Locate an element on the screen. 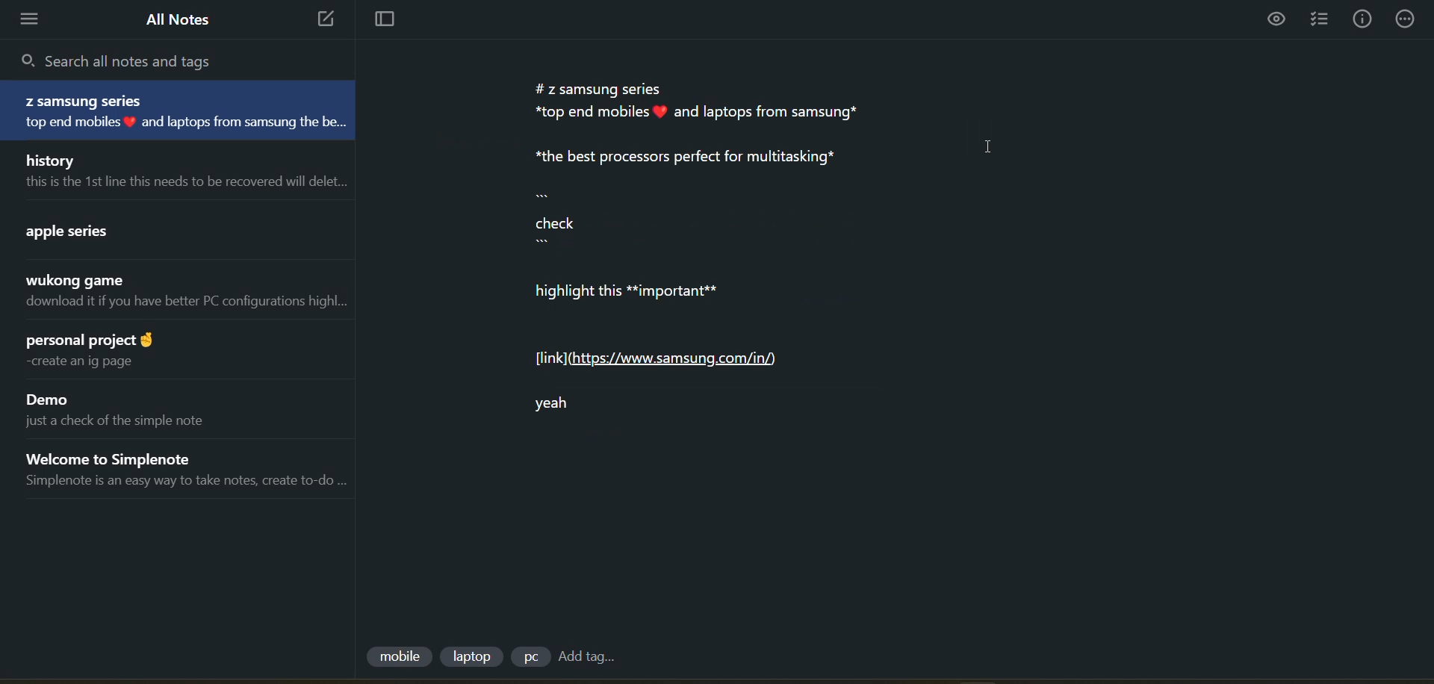  actions is located at coordinates (1409, 18).